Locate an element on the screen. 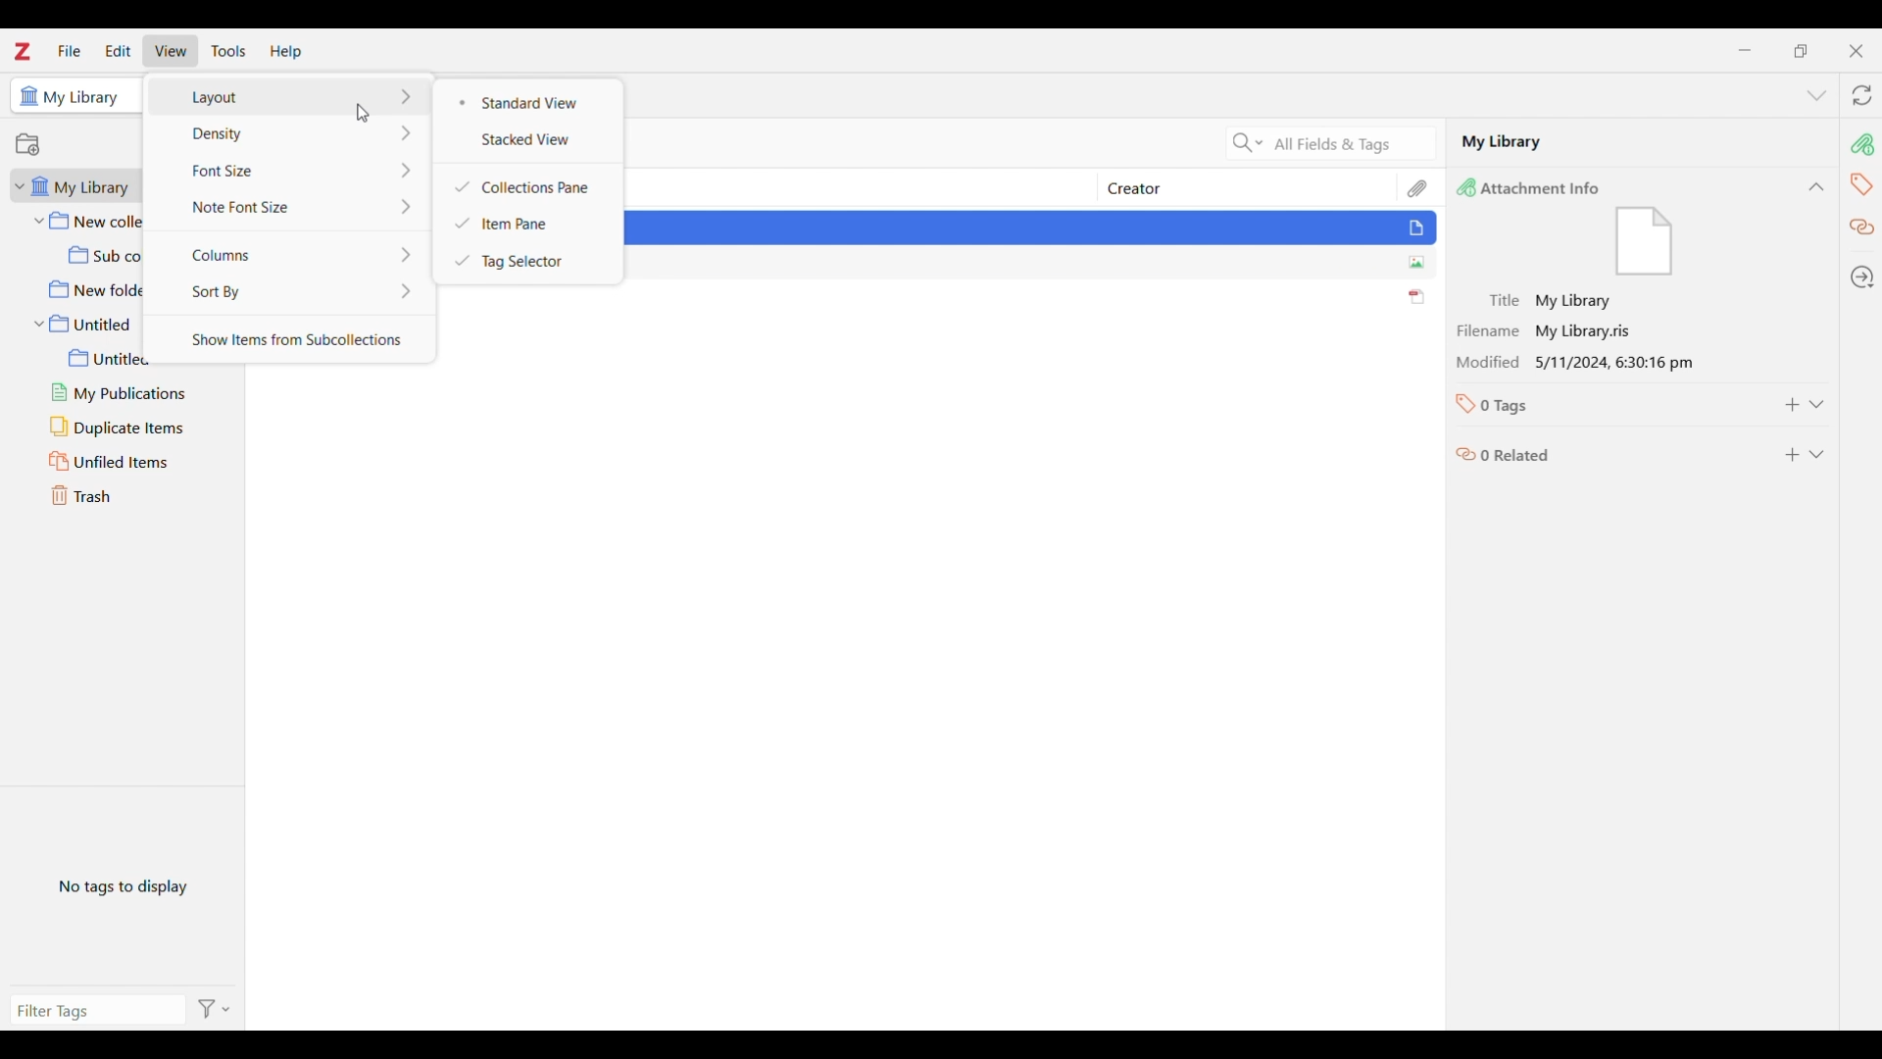  File menu is located at coordinates (70, 50).